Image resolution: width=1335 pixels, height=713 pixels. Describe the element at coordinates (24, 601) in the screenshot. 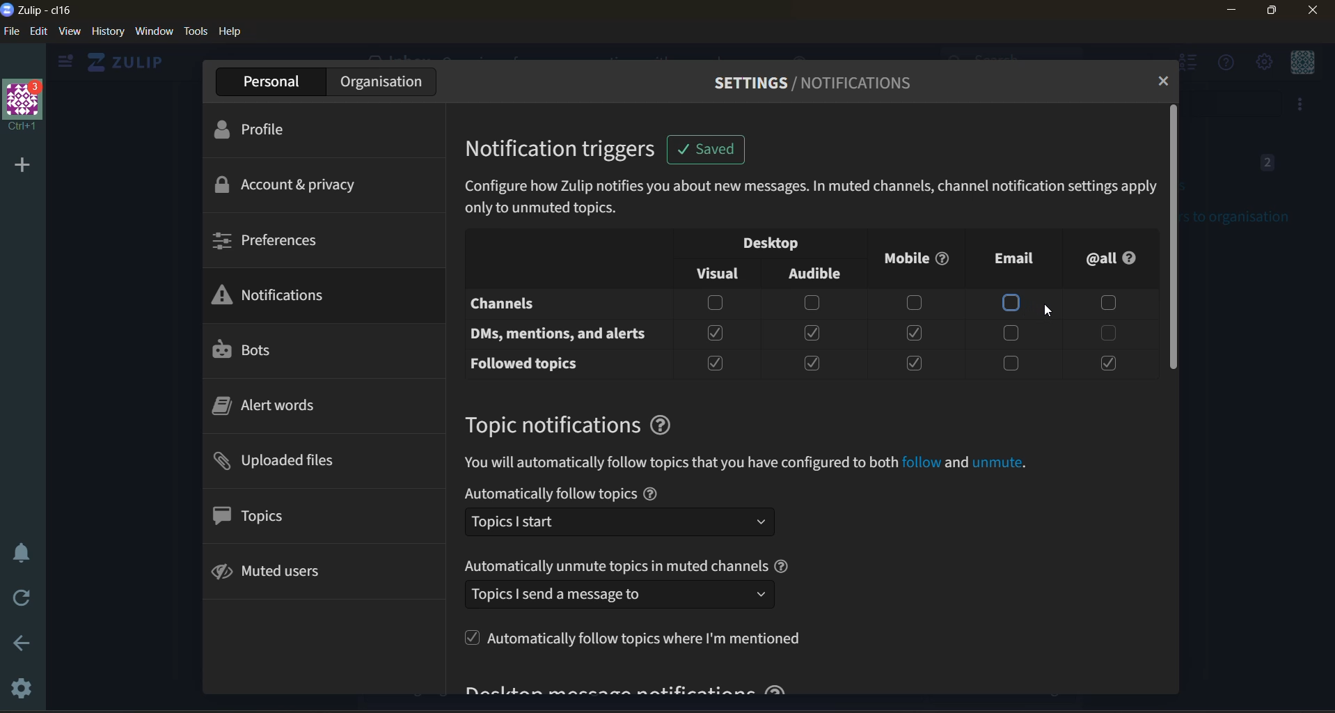

I see `reload` at that location.